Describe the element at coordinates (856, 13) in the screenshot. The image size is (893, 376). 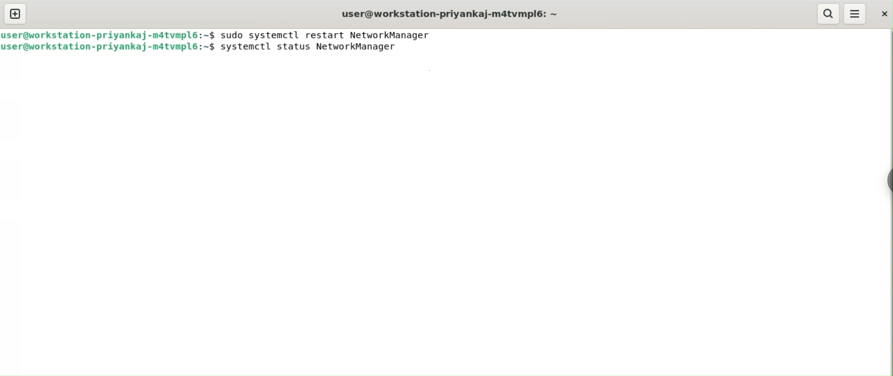
I see `menu` at that location.